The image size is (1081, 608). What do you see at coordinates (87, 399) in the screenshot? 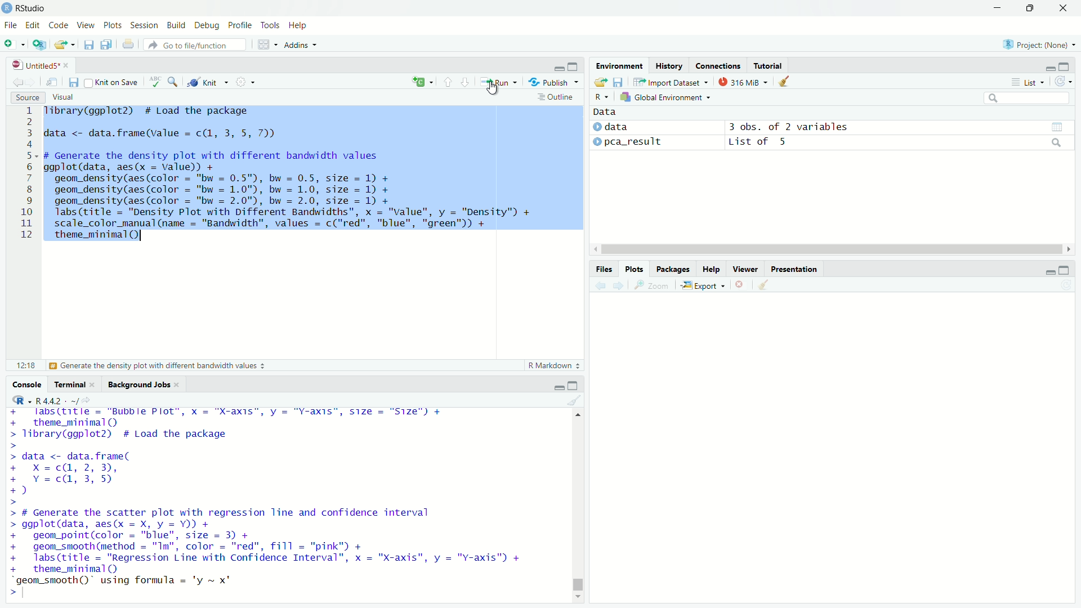
I see `View the current working current directory` at bounding box center [87, 399].